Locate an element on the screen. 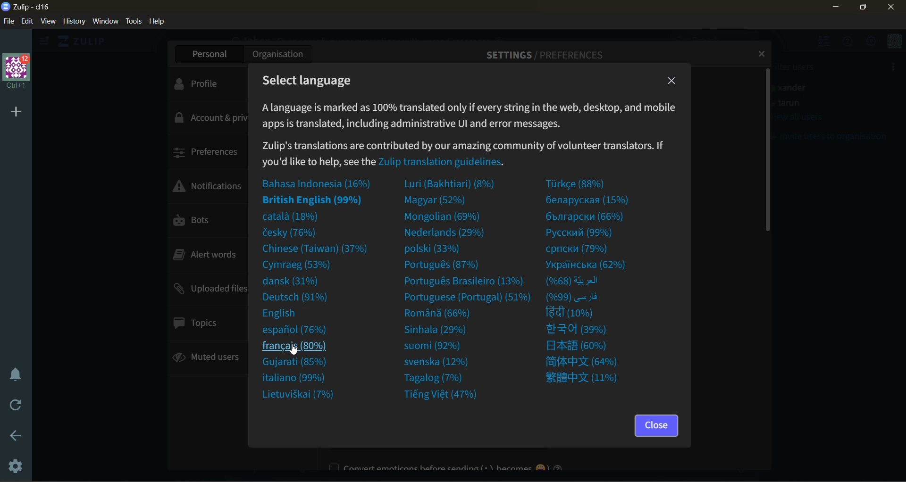 The image size is (906, 482). tieng viet is located at coordinates (438, 395).